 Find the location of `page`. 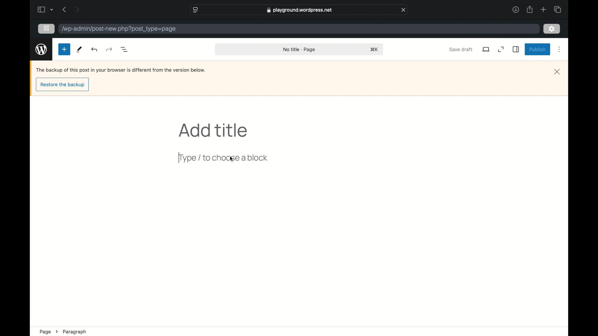

page is located at coordinates (45, 332).